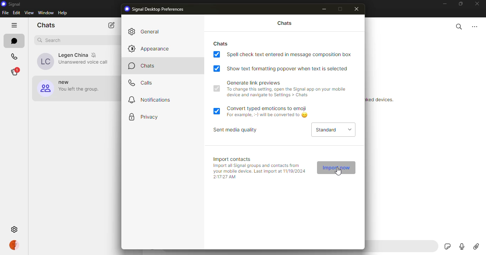 This screenshot has width=486, height=255. What do you see at coordinates (336, 167) in the screenshot?
I see `import now` at bounding box center [336, 167].